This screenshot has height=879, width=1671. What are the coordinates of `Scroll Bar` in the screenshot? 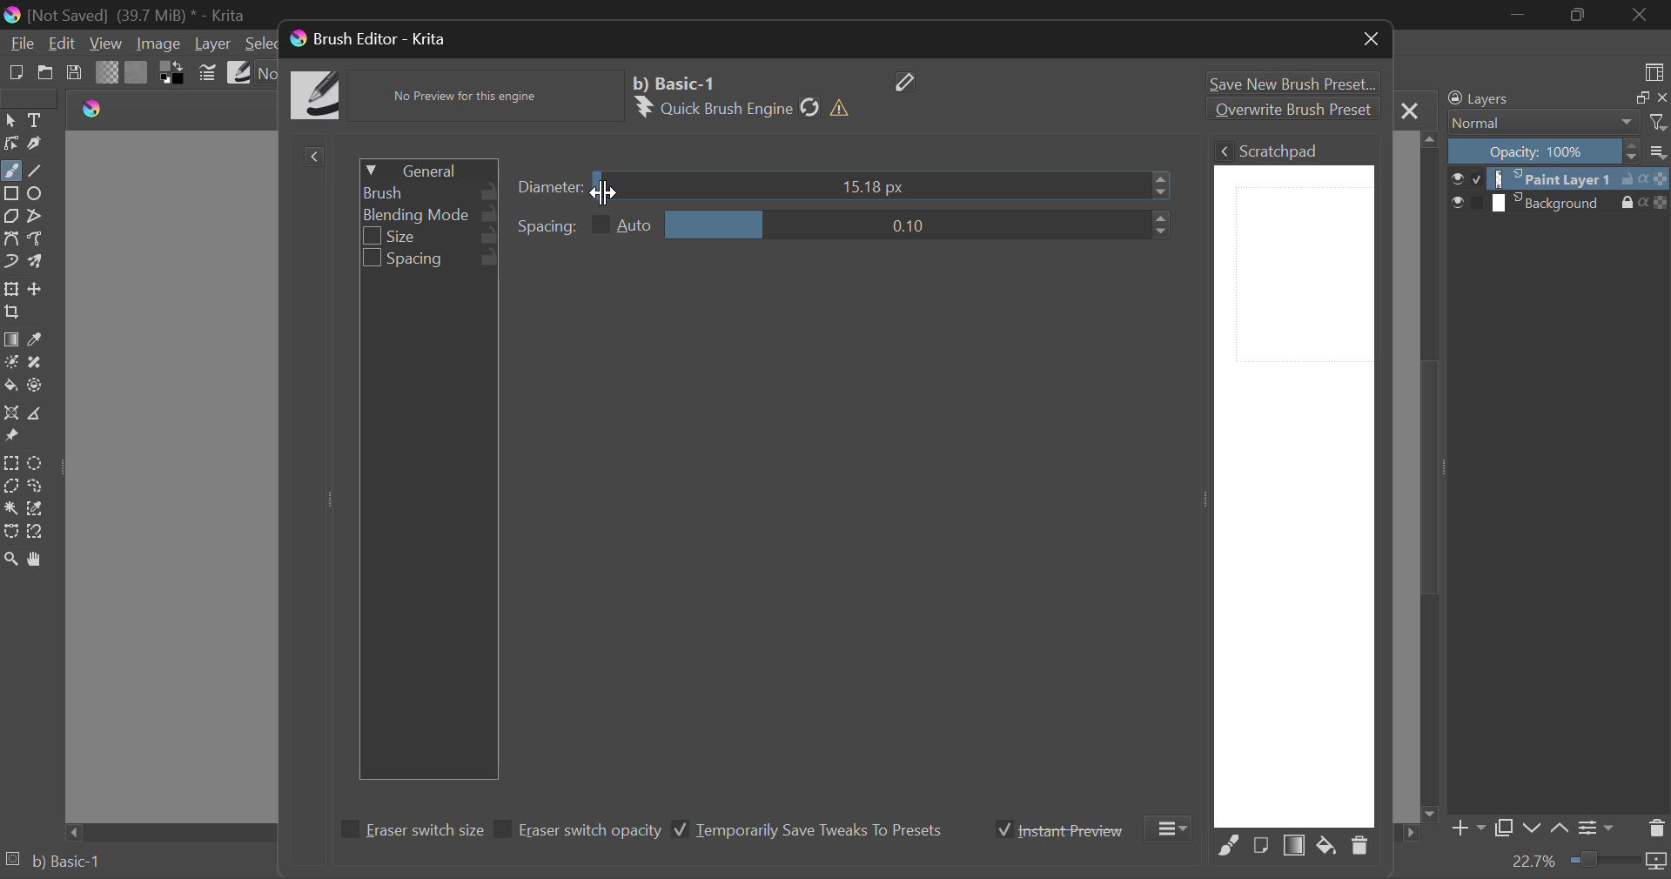 It's located at (1431, 475).